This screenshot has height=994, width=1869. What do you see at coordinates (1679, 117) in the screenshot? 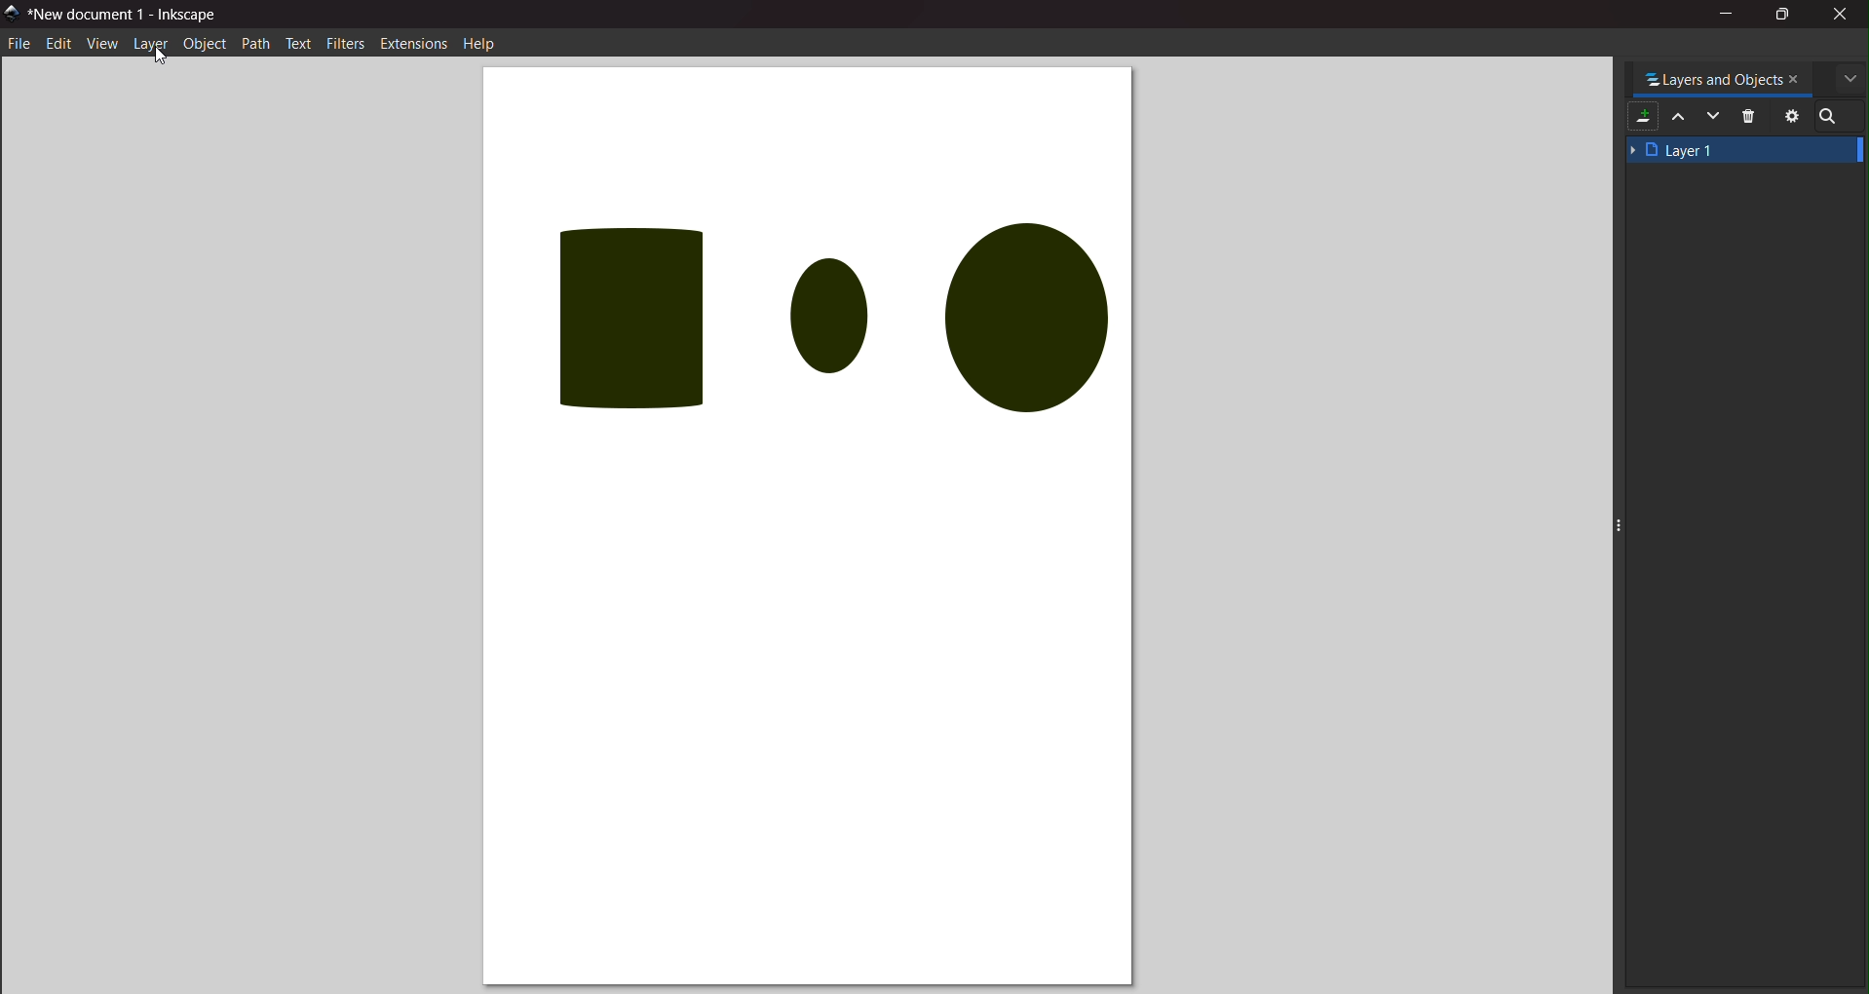
I see `mask up` at bounding box center [1679, 117].